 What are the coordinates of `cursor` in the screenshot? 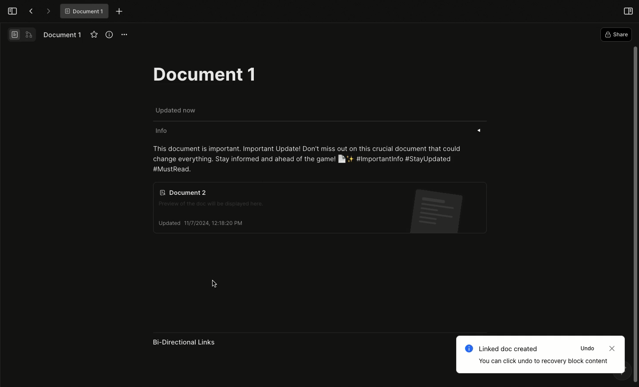 It's located at (211, 285).